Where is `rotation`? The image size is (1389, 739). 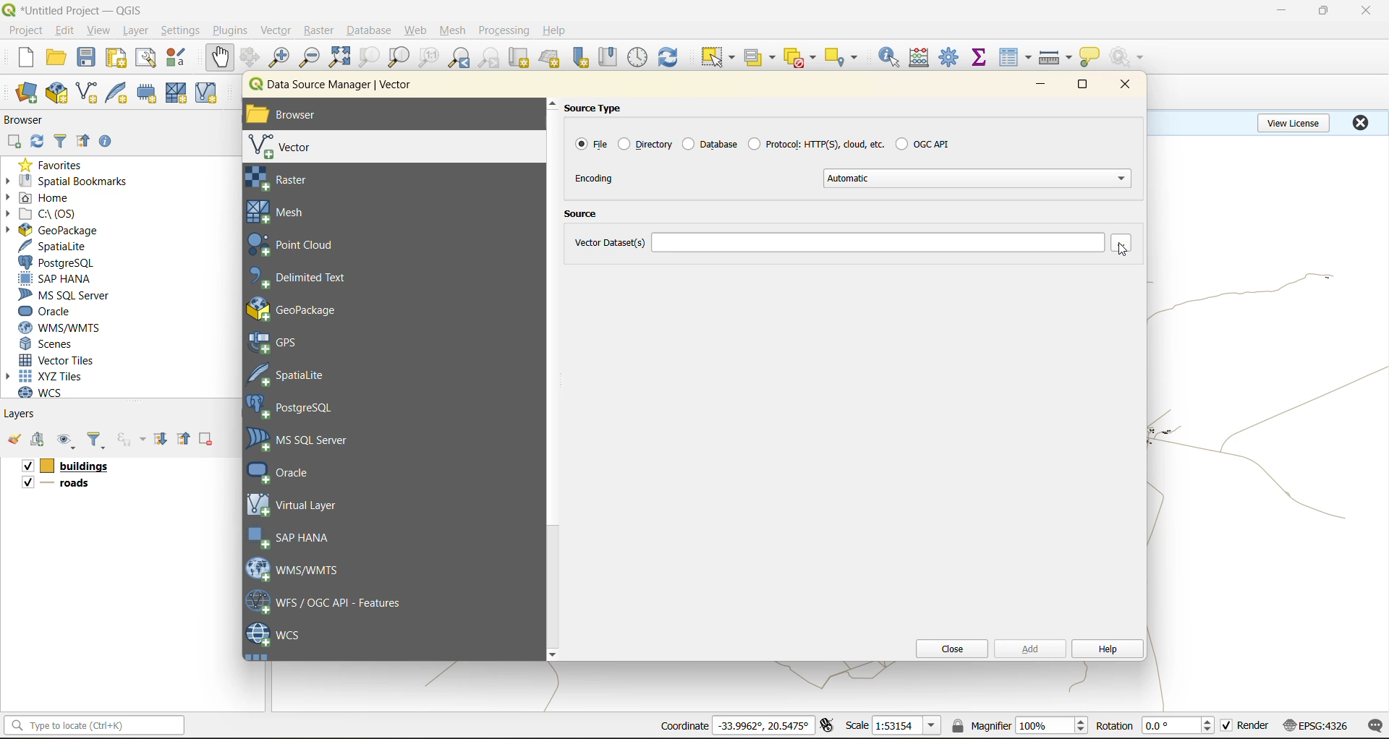
rotation is located at coordinates (1181, 726).